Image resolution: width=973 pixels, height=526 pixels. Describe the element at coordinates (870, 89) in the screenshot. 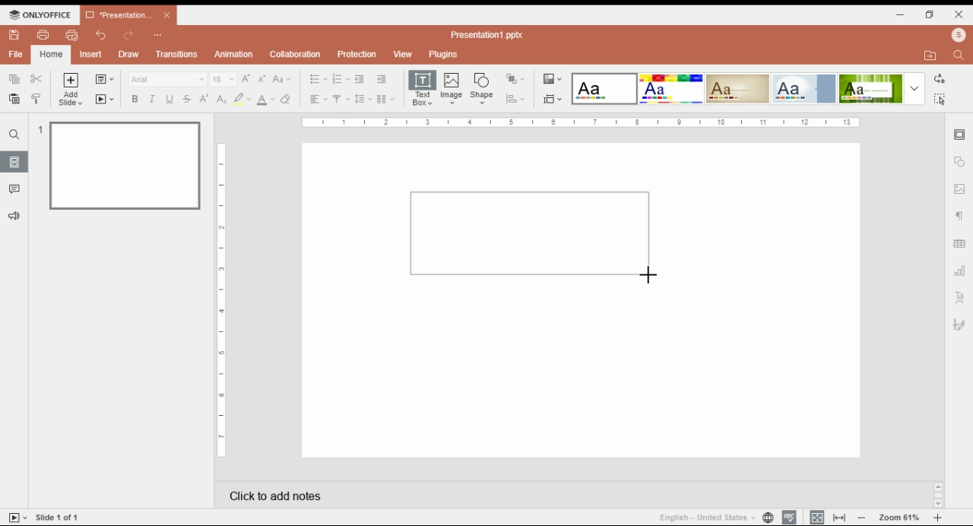

I see `color theme` at that location.